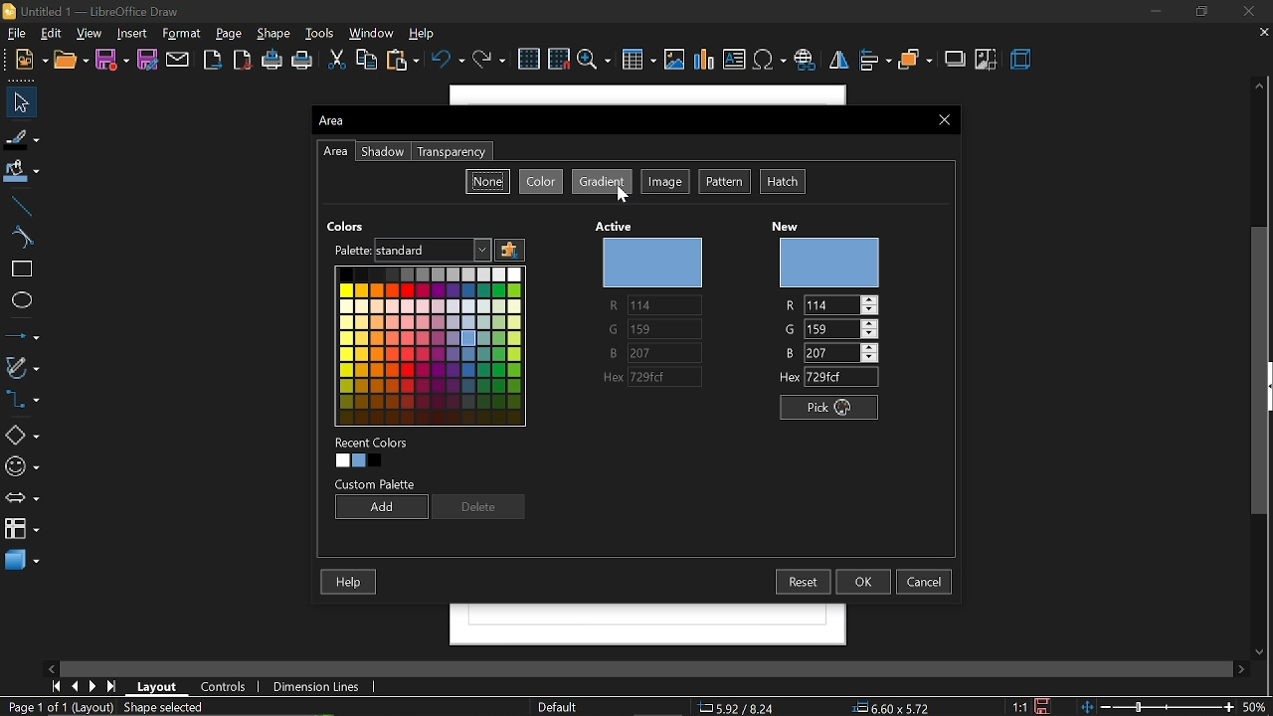 The image size is (1273, 716). What do you see at coordinates (734, 61) in the screenshot?
I see `Insert text` at bounding box center [734, 61].